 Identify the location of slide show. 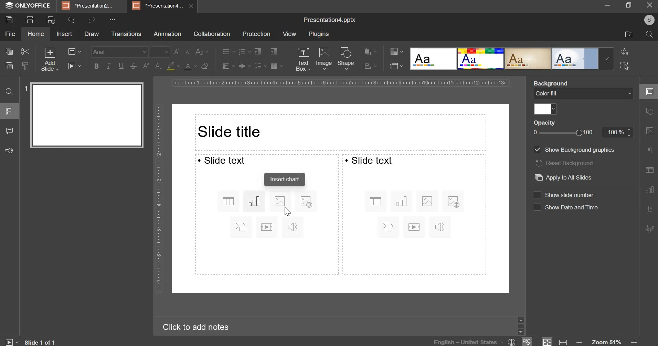
(11, 341).